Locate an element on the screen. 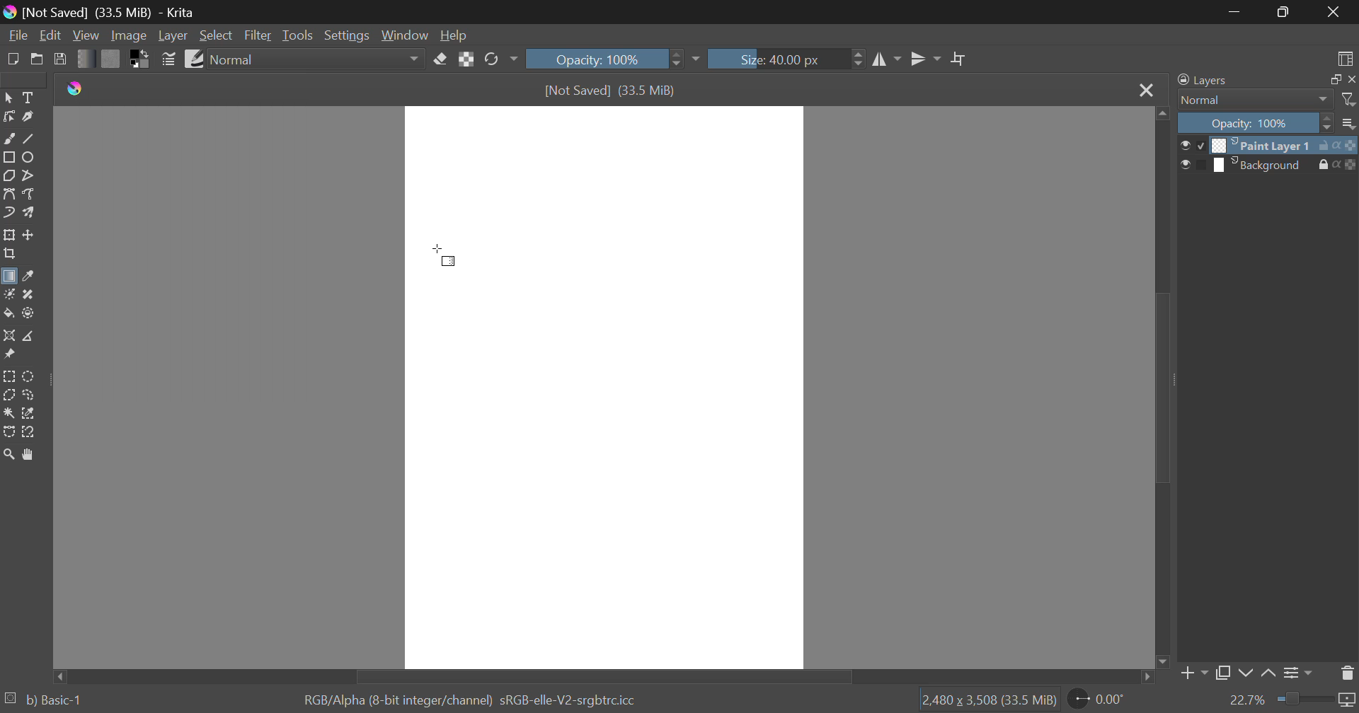 This screenshot has height=713, width=1359. more options is located at coordinates (1349, 123).